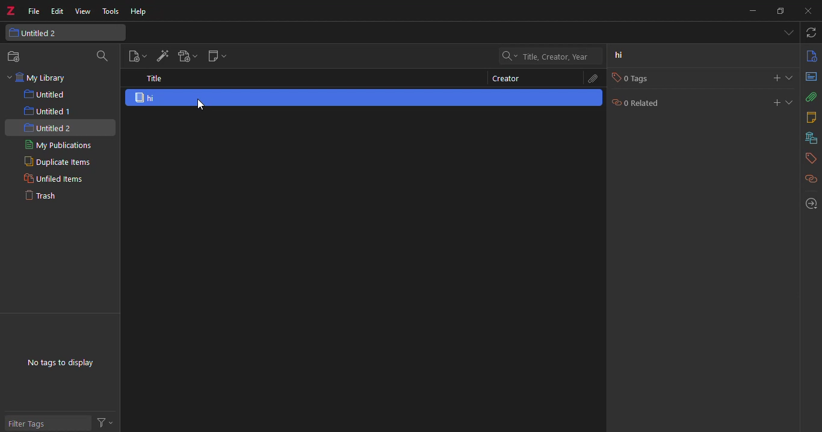  What do you see at coordinates (55, 162) in the screenshot?
I see `duplicate items` at bounding box center [55, 162].